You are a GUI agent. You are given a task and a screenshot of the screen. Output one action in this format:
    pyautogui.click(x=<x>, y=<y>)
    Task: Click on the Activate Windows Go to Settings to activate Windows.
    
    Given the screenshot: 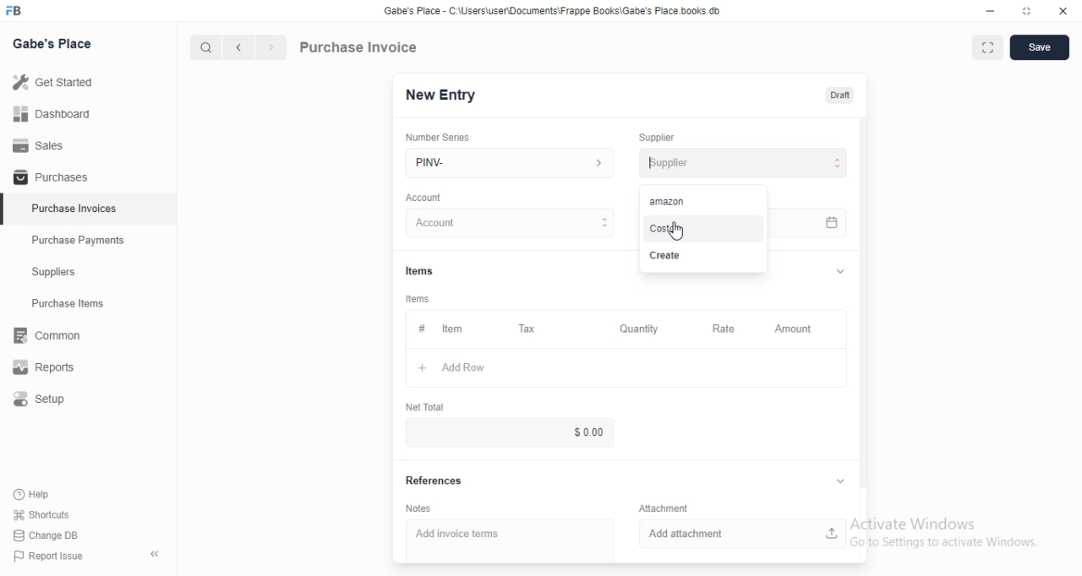 What is the action you would take?
    pyautogui.click(x=944, y=532)
    